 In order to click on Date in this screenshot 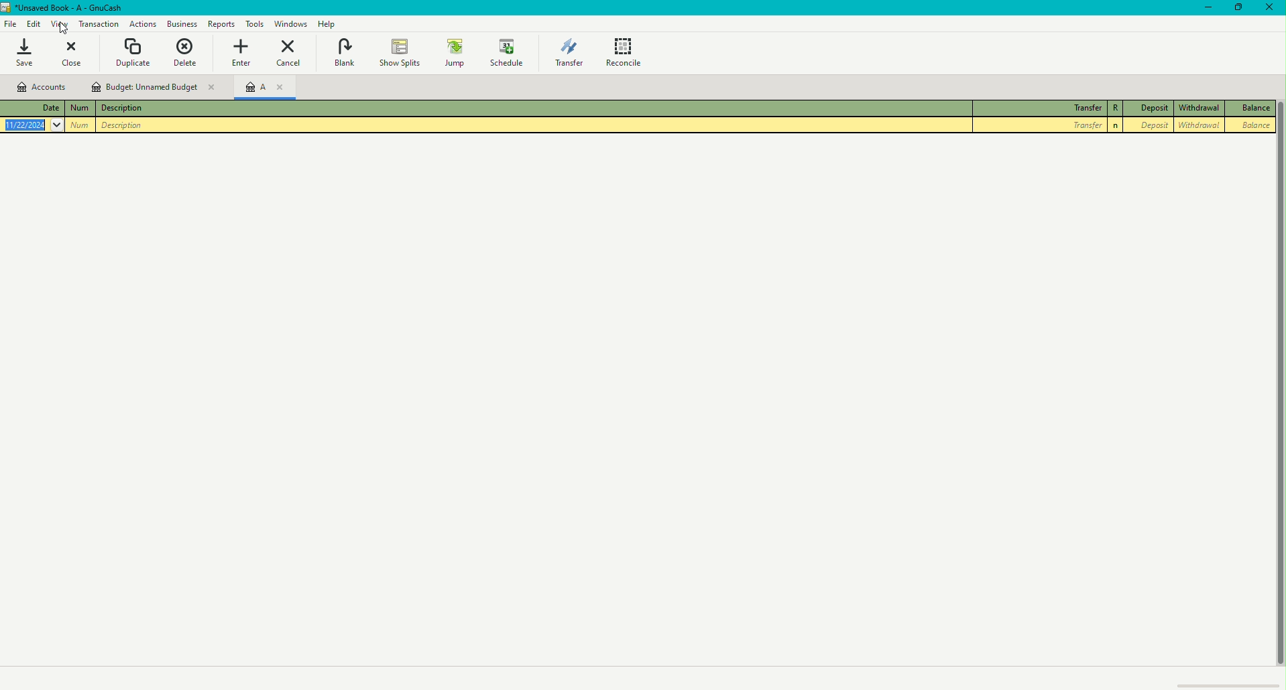, I will do `click(34, 126)`.